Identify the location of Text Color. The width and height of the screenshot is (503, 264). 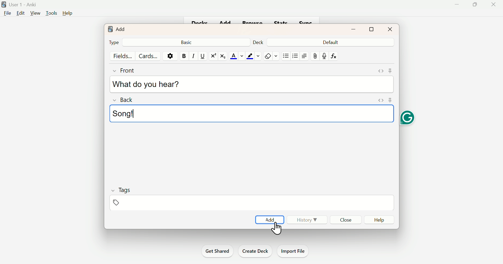
(237, 55).